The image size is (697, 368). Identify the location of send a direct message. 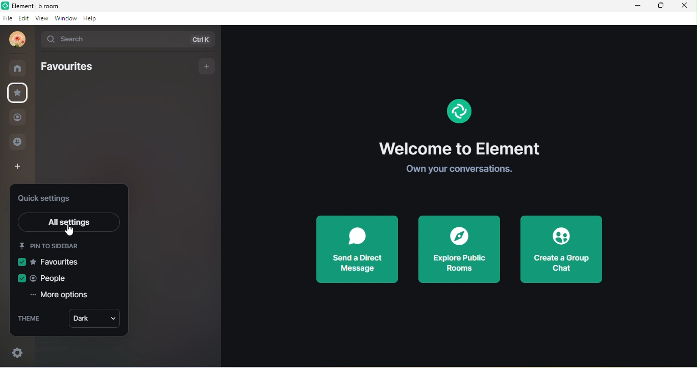
(356, 250).